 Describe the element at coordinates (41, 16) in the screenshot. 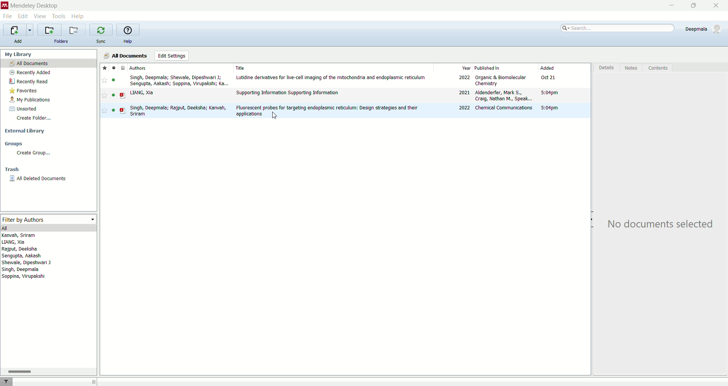

I see `view` at that location.